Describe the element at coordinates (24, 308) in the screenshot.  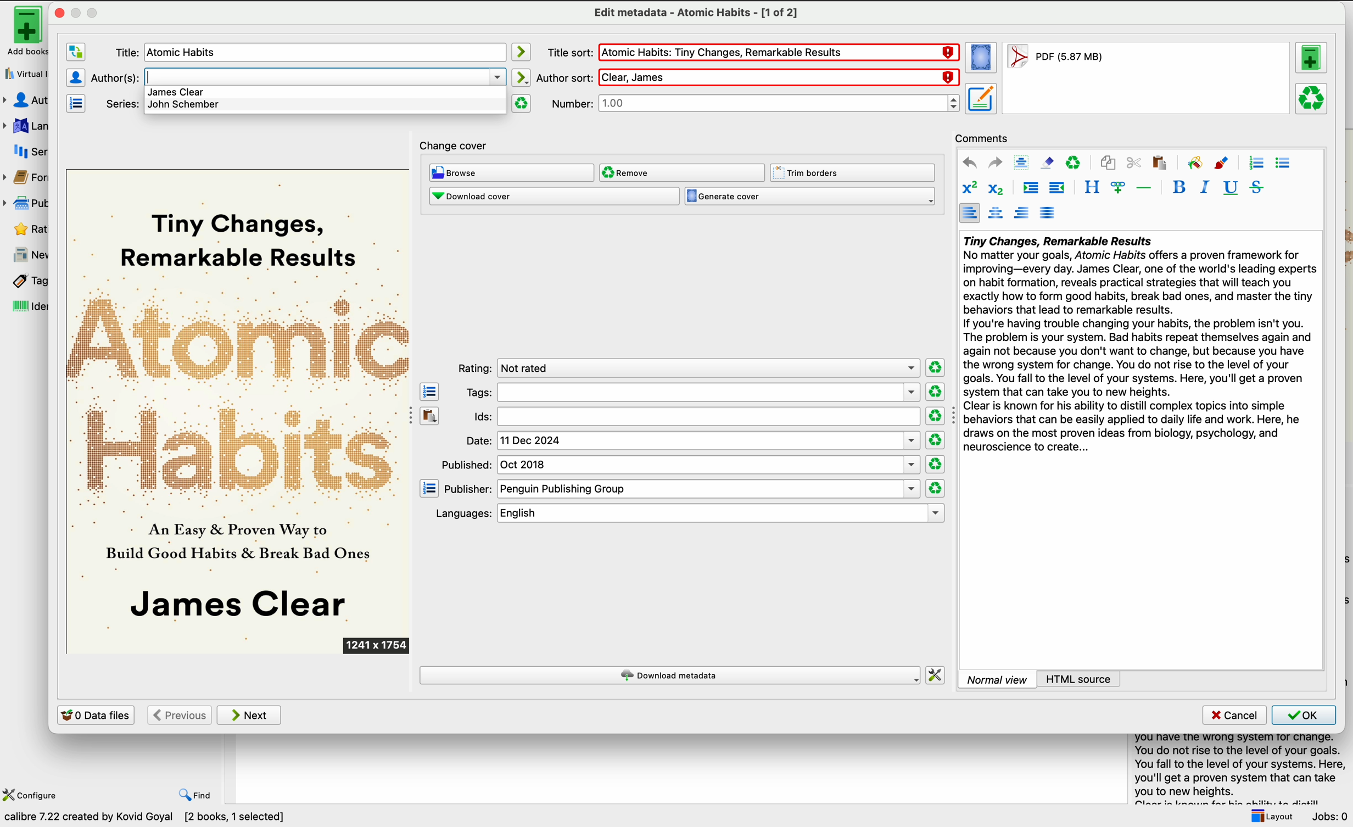
I see `identifiers` at that location.